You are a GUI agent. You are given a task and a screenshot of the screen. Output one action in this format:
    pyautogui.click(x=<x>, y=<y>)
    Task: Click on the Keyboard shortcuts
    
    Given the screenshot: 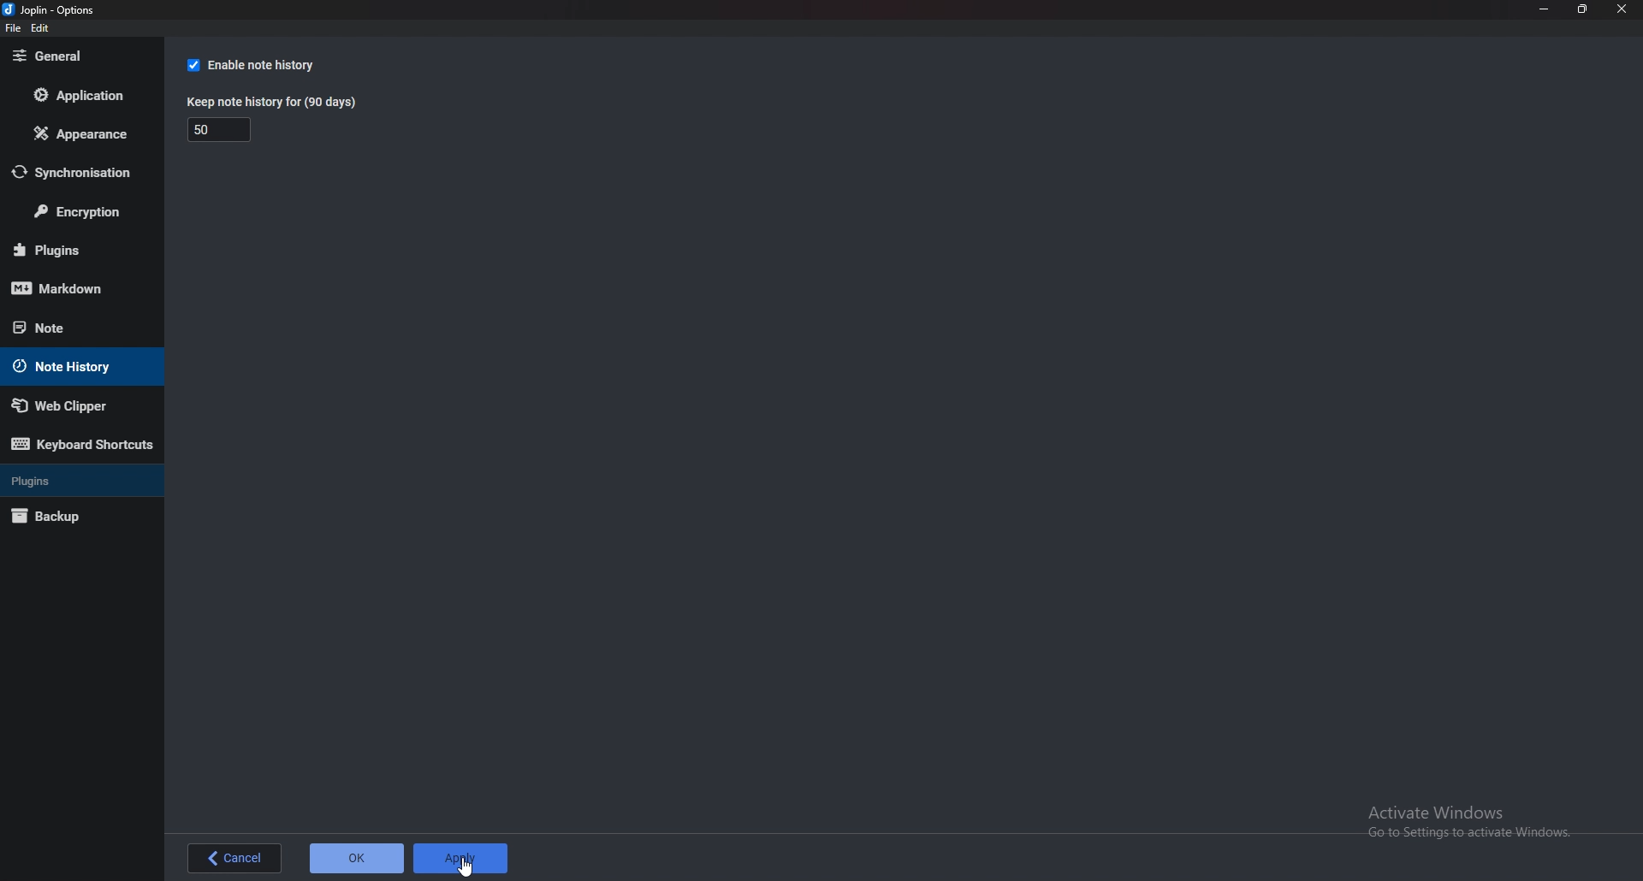 What is the action you would take?
    pyautogui.click(x=83, y=443)
    